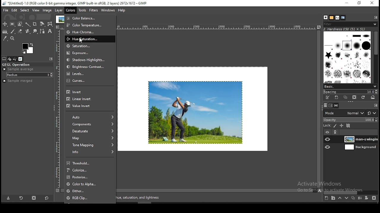 The width and height of the screenshot is (380, 213). Describe the element at coordinates (348, 3) in the screenshot. I see `minimize` at that location.